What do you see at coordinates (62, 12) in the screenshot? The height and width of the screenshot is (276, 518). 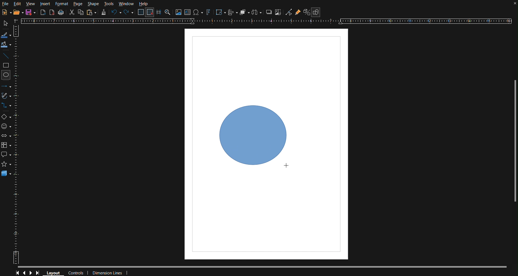 I see `Print` at bounding box center [62, 12].